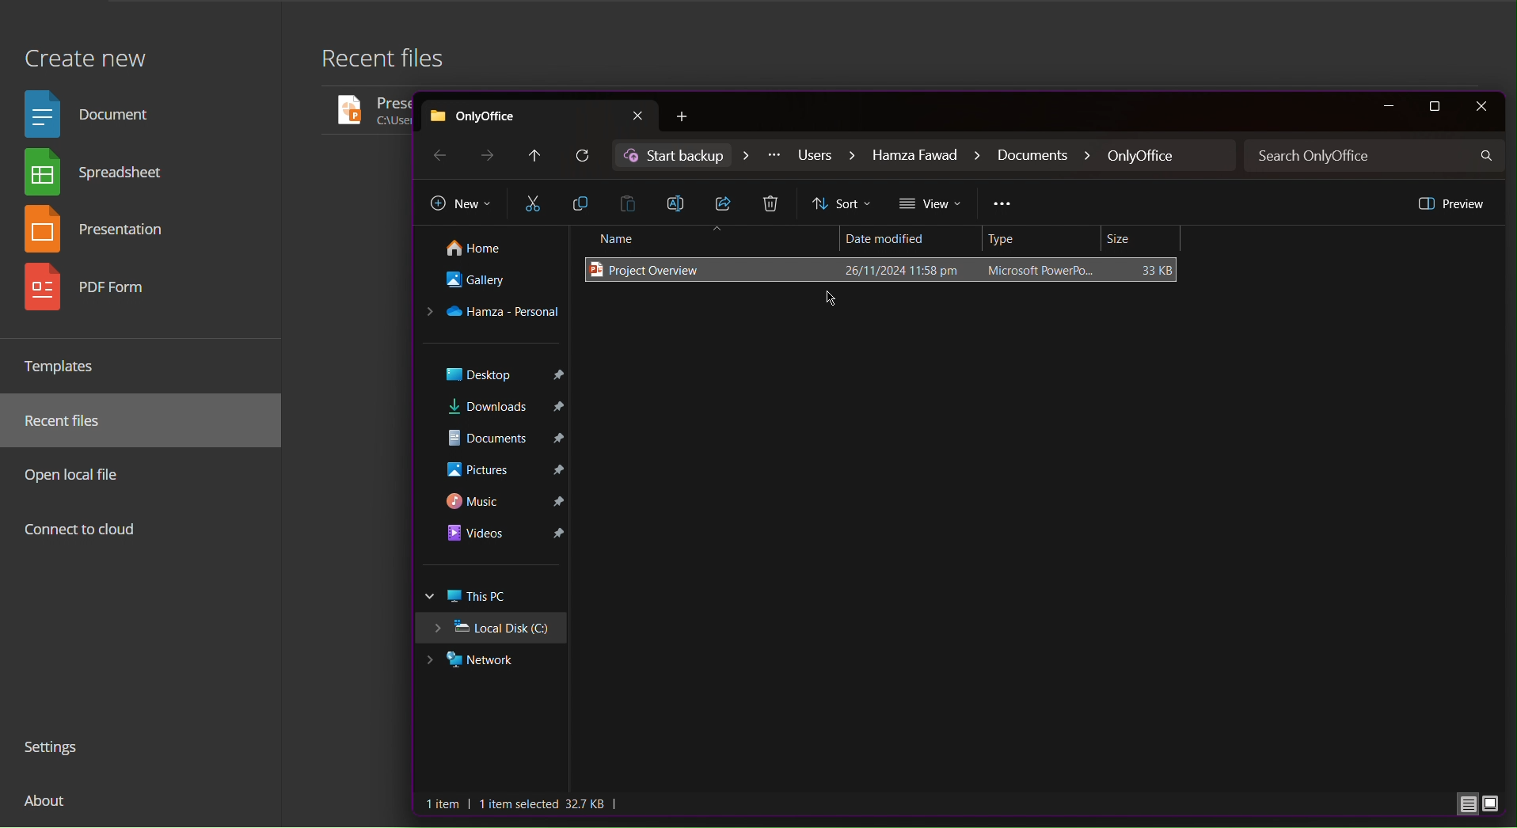 Image resolution: width=1517 pixels, height=828 pixels. Describe the element at coordinates (582, 203) in the screenshot. I see `Copy` at that location.